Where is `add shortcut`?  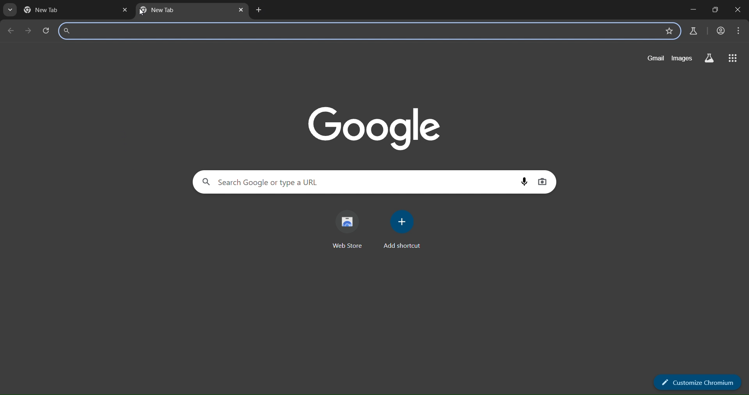
add shortcut is located at coordinates (405, 229).